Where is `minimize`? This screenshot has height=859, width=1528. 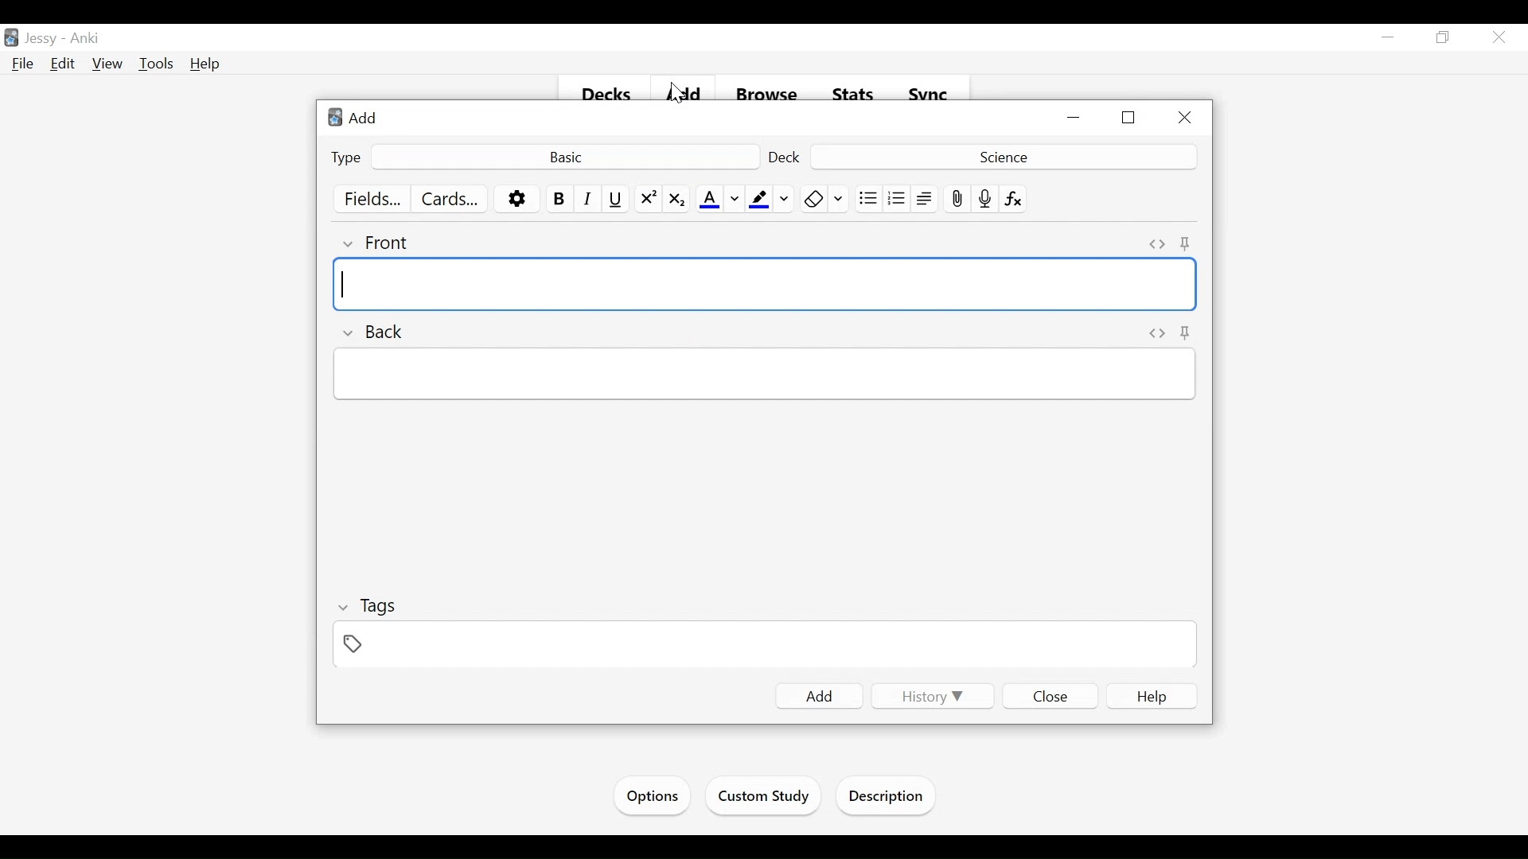
minimize is located at coordinates (1388, 38).